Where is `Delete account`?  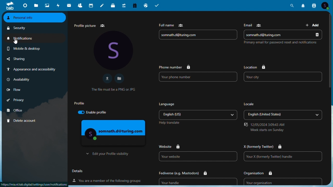 Delete account is located at coordinates (21, 120).